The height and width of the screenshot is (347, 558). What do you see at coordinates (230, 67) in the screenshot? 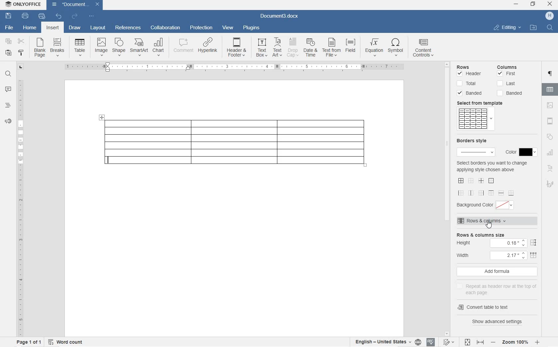
I see `RULER` at bounding box center [230, 67].